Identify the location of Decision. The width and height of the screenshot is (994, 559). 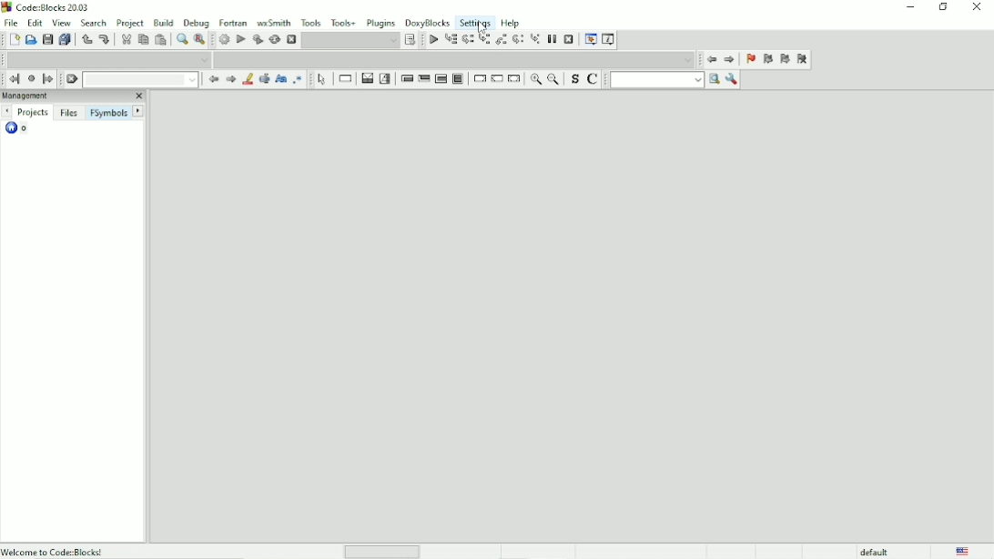
(368, 78).